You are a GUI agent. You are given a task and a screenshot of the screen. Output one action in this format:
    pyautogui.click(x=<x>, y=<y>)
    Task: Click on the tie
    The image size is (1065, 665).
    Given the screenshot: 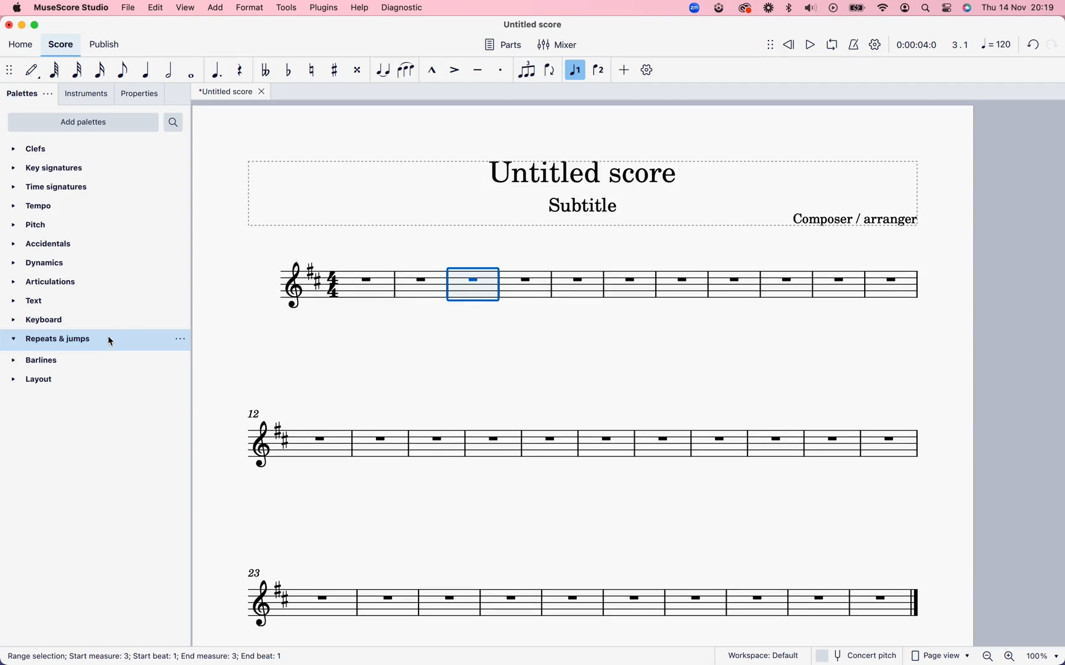 What is the action you would take?
    pyautogui.click(x=383, y=70)
    